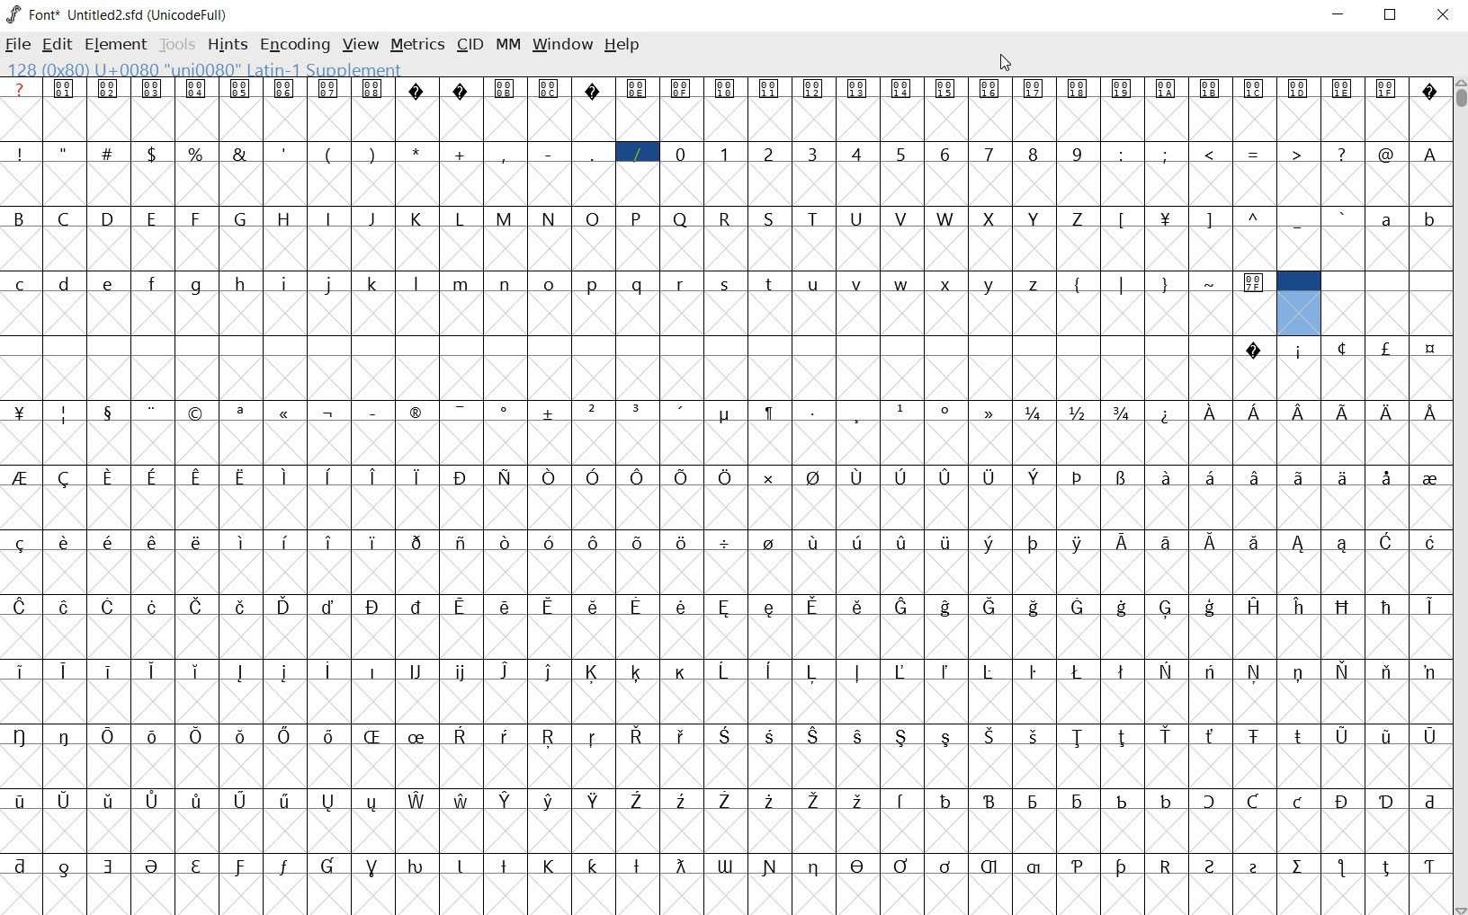 Image resolution: width=1468 pixels, height=915 pixels. I want to click on Symbol, so click(639, 736).